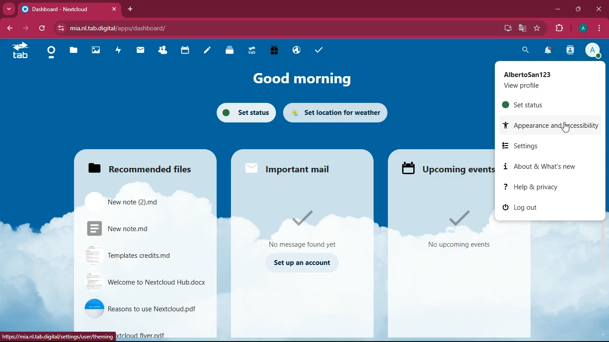 The height and width of the screenshot is (342, 609). Describe the element at coordinates (549, 51) in the screenshot. I see `notifications` at that location.